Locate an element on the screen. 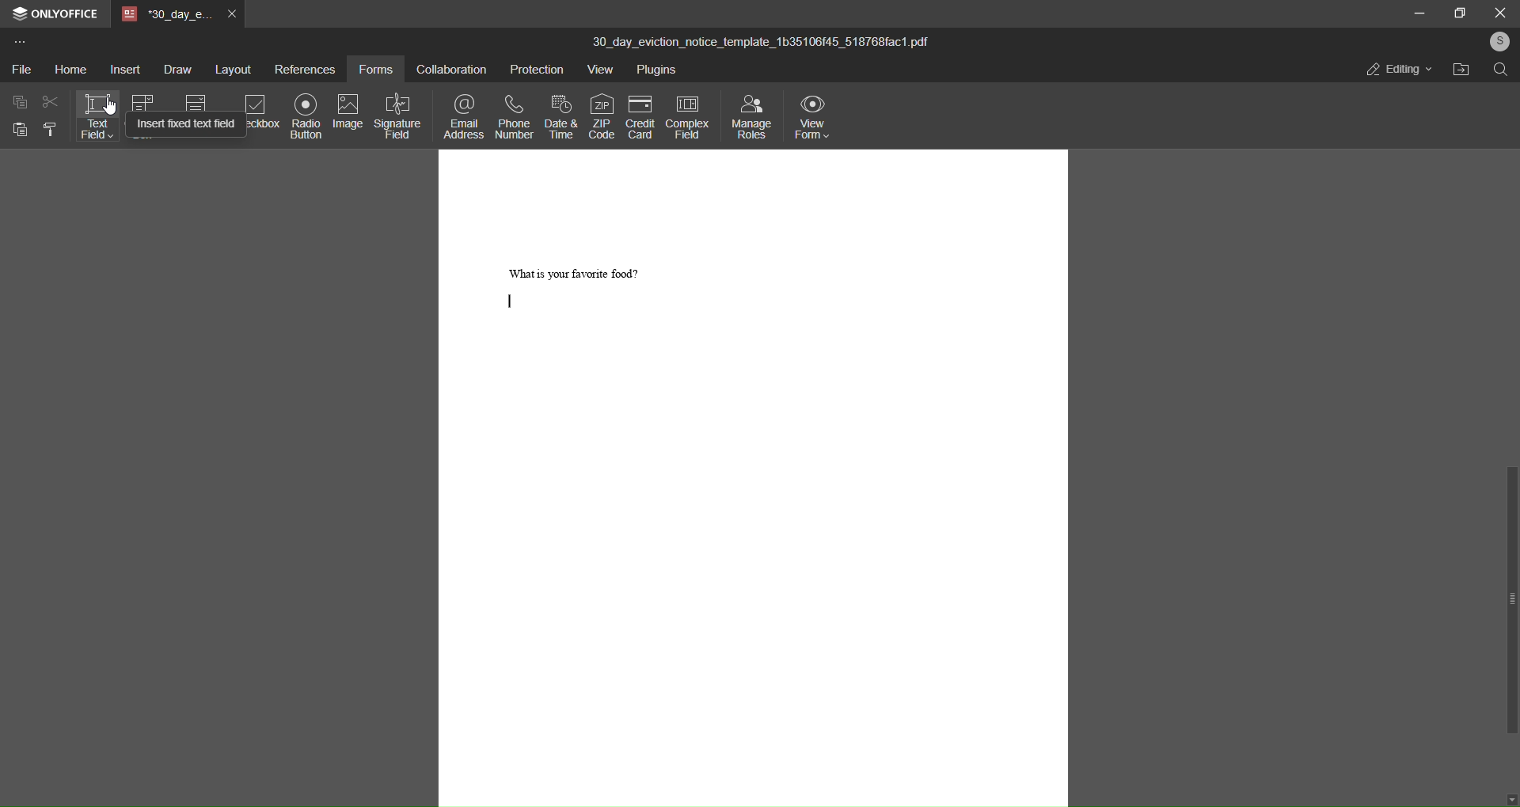  logo is located at coordinates (20, 16).